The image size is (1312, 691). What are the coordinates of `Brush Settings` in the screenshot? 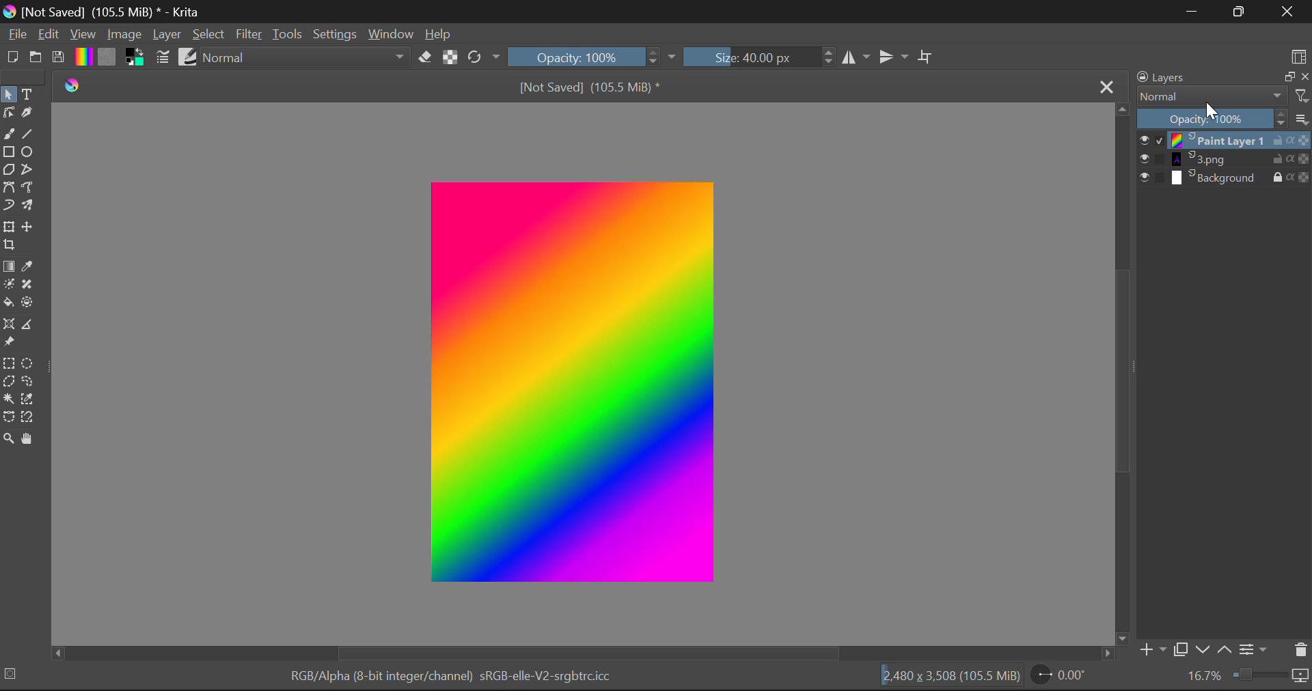 It's located at (164, 57).